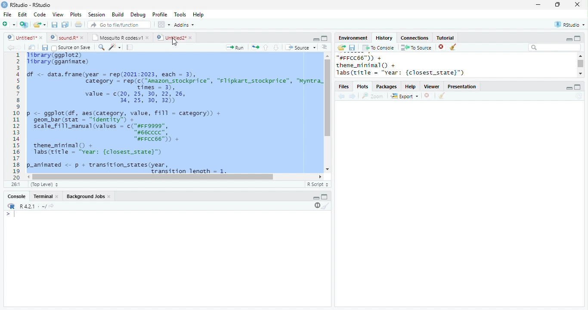 This screenshot has height=310, width=588. I want to click on Source on Save, so click(71, 48).